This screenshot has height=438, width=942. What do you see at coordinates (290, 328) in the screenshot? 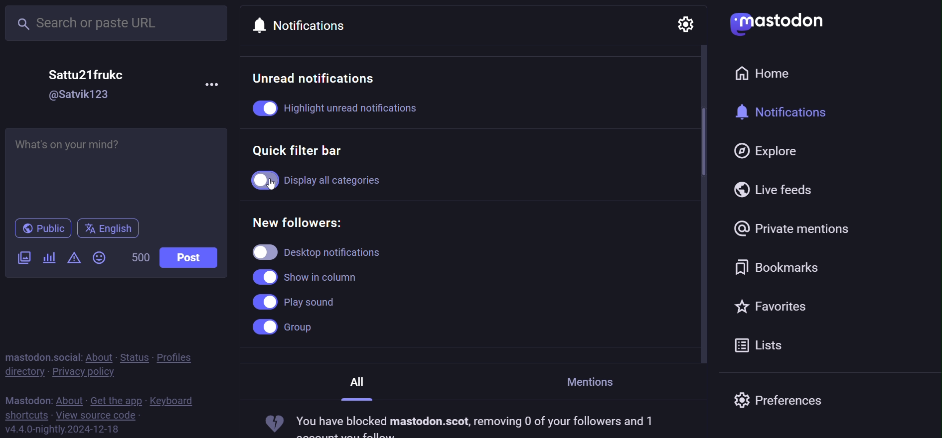
I see `group` at bounding box center [290, 328].